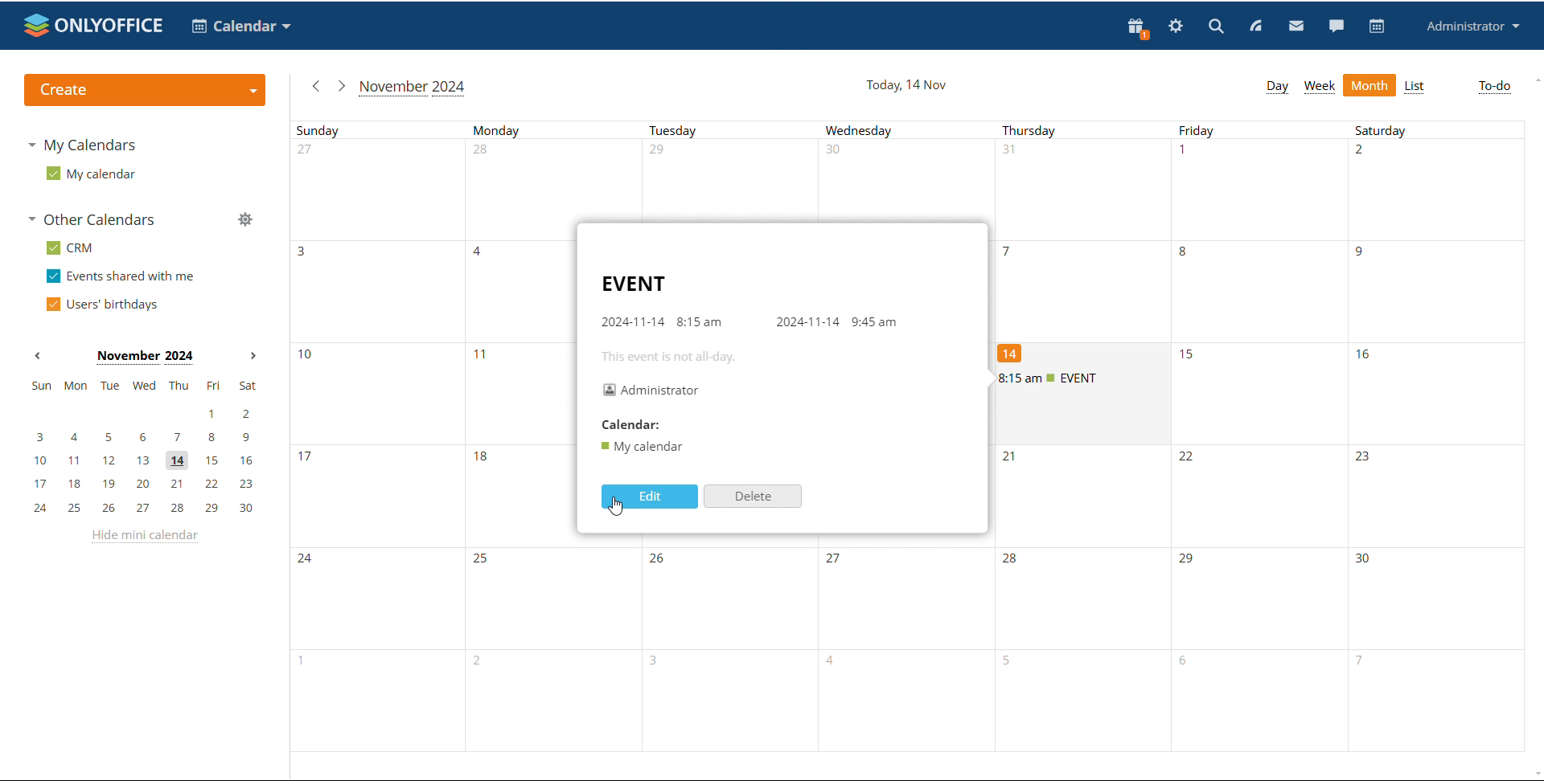  Describe the element at coordinates (1271, 187) in the screenshot. I see `30, 1, 2` at that location.